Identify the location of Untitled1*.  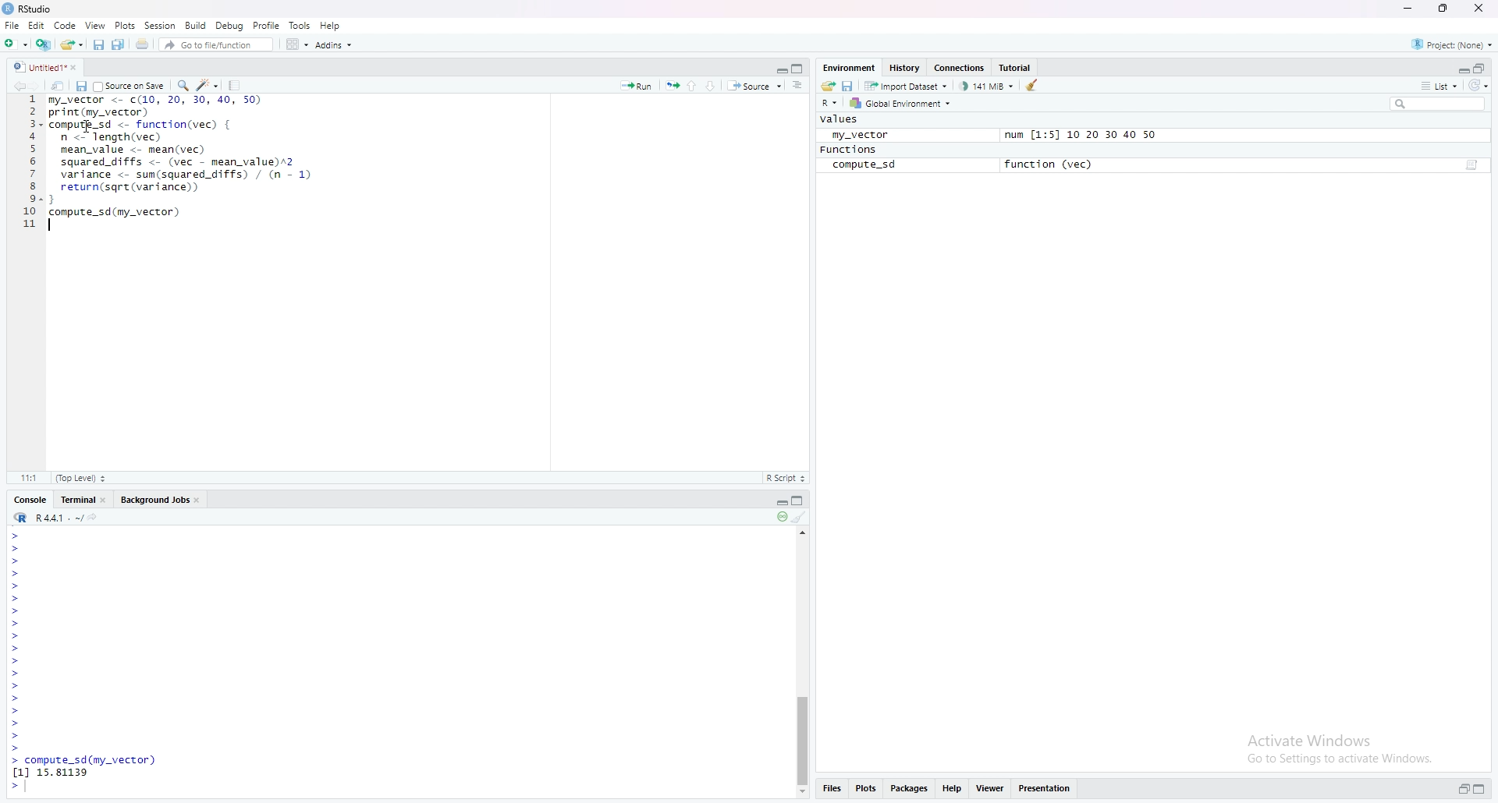
(48, 68).